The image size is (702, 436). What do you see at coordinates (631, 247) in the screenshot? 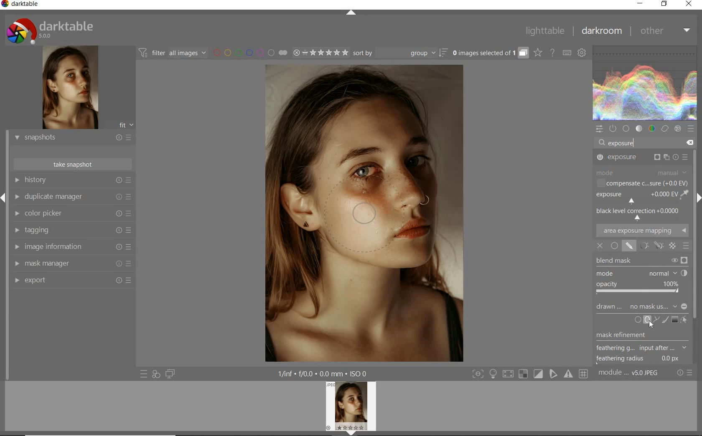
I see `drawn musk` at bounding box center [631, 247].